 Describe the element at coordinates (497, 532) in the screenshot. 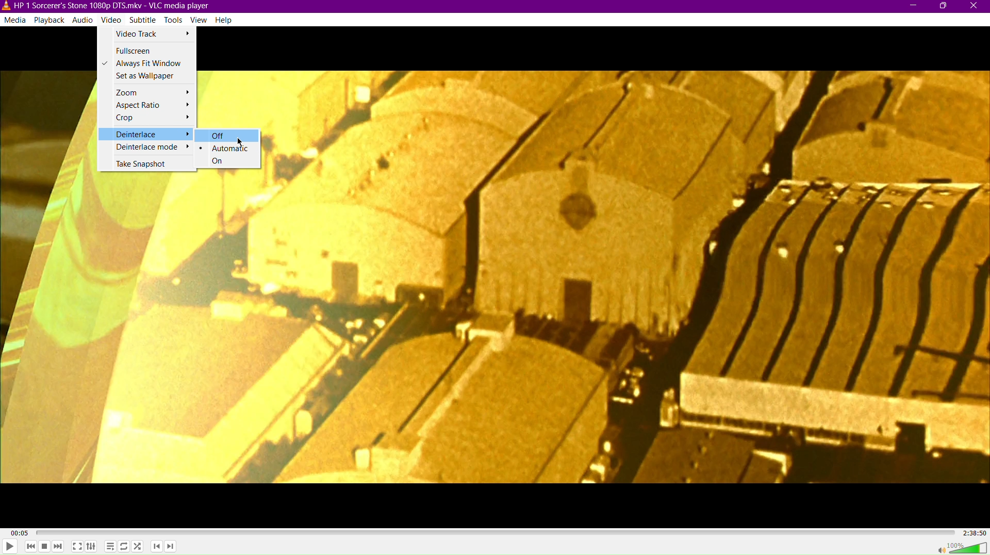

I see `Timeline` at that location.